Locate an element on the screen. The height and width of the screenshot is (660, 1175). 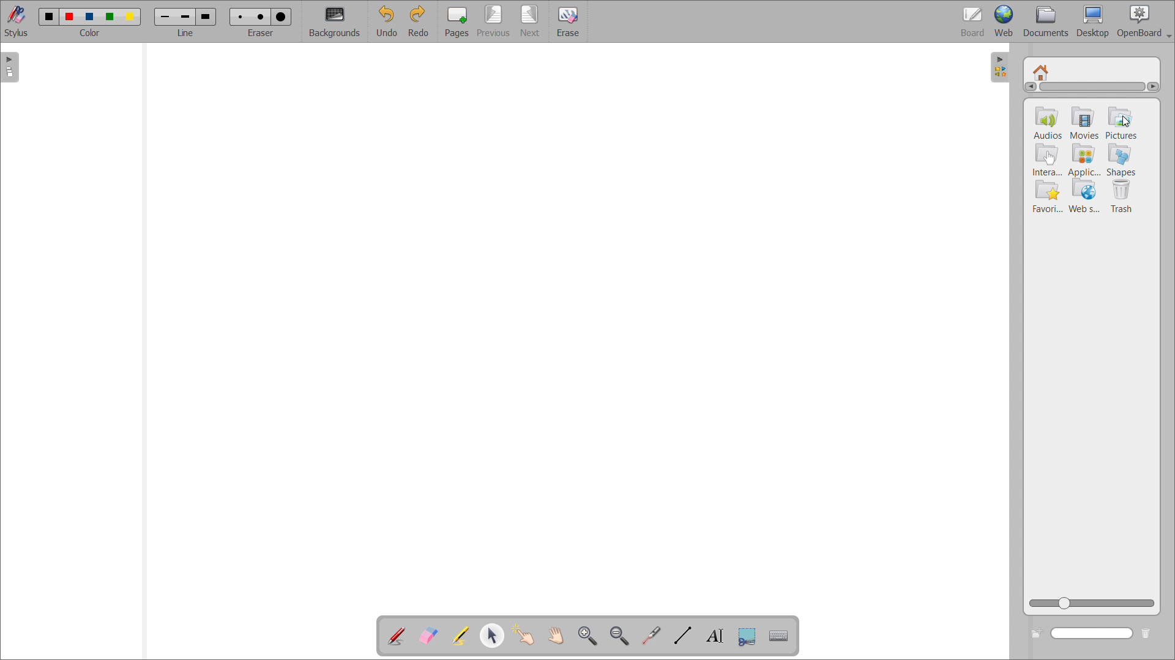
web services is located at coordinates (1086, 196).